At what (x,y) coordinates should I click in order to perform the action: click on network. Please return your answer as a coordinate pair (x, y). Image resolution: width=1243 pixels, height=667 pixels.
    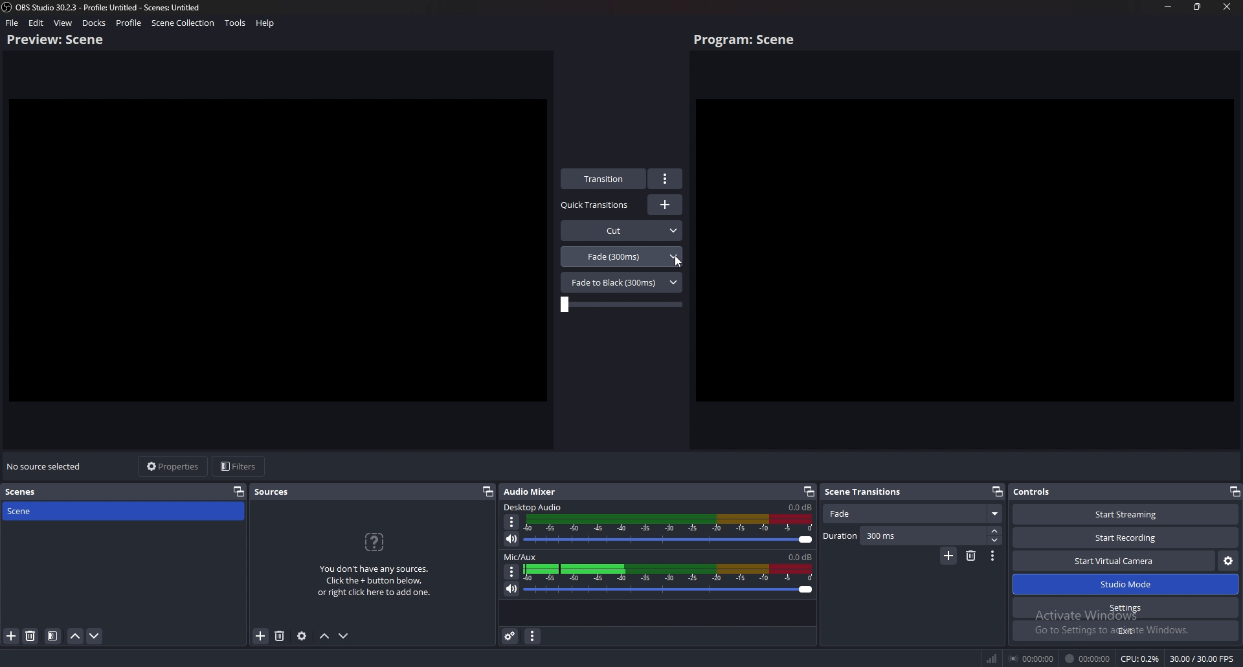
    Looking at the image, I should click on (990, 659).